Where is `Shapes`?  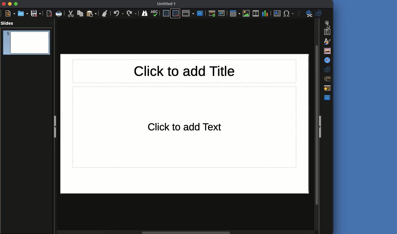 Shapes is located at coordinates (327, 69).